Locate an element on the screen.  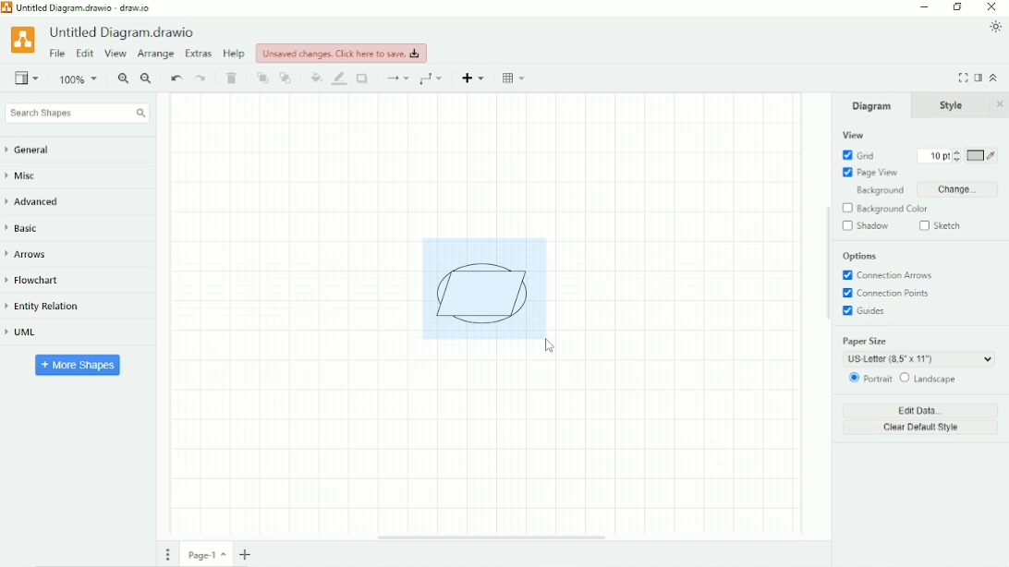
Advanced is located at coordinates (39, 201).